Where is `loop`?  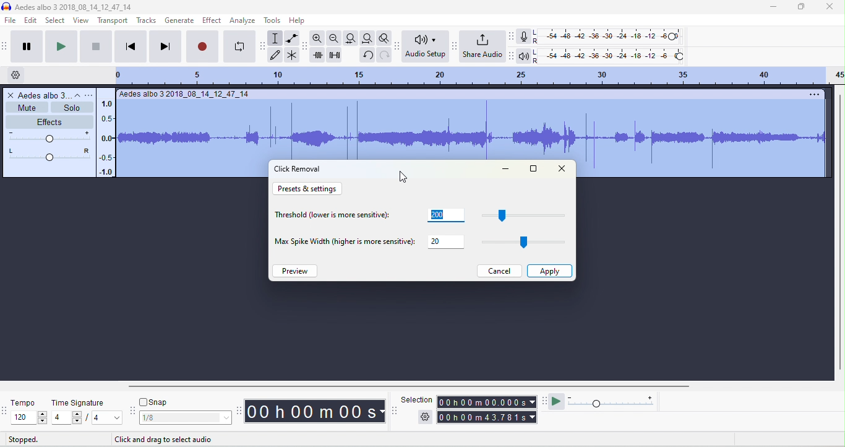
loop is located at coordinates (241, 45).